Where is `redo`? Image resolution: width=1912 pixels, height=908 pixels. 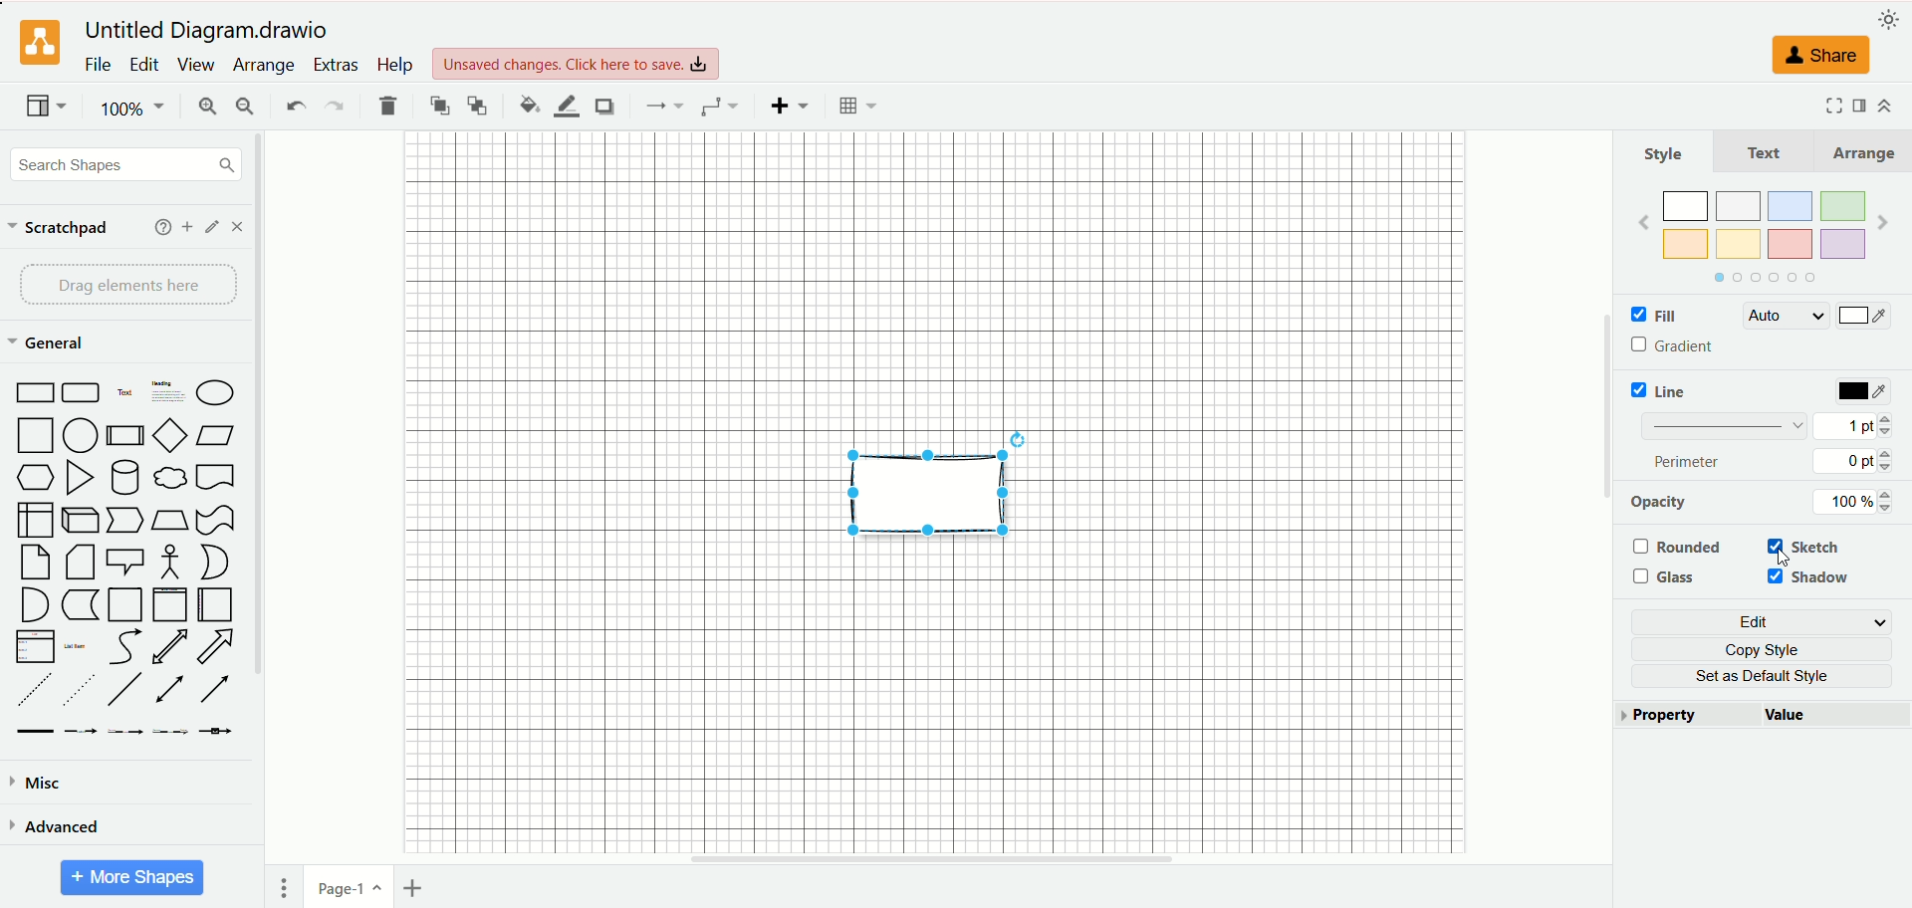 redo is located at coordinates (333, 108).